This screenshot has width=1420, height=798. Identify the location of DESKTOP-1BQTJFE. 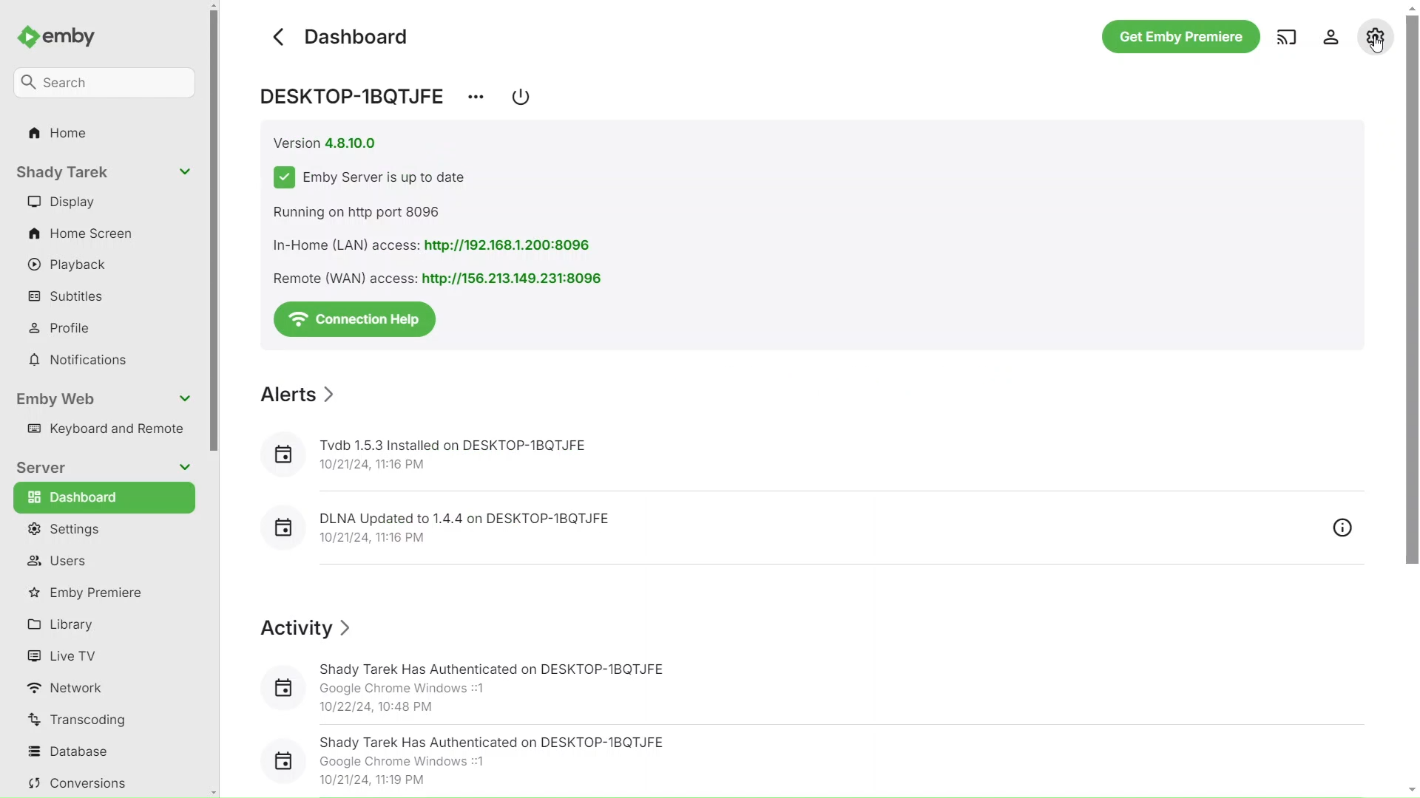
(359, 98).